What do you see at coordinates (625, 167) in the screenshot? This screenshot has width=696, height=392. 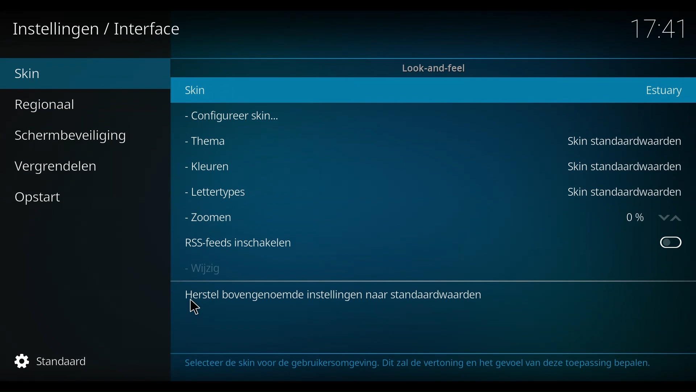 I see `Skin standaardwaarden` at bounding box center [625, 167].